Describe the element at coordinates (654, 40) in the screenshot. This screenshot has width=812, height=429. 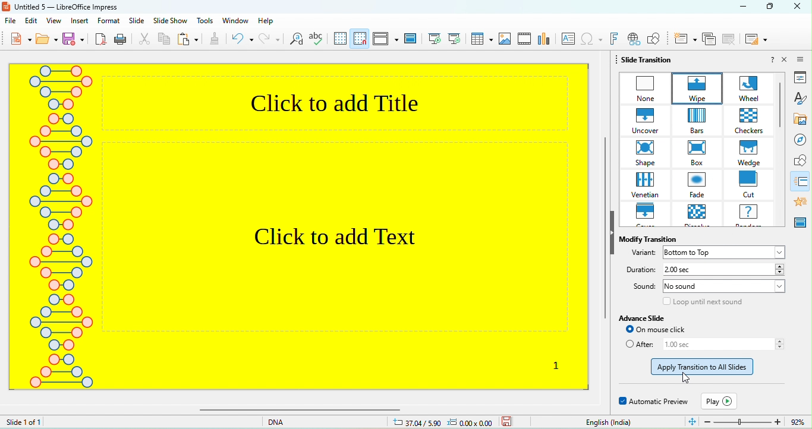
I see `show draw function ` at that location.